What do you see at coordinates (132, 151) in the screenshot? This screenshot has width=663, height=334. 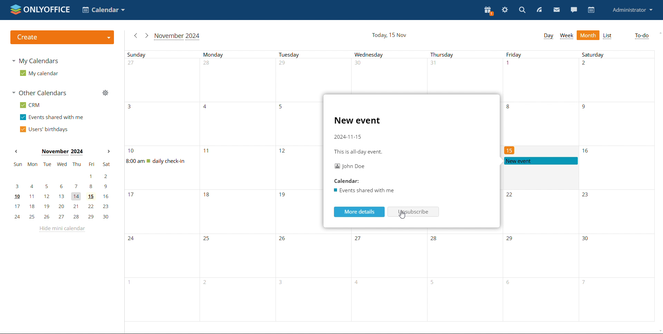 I see `Number` at bounding box center [132, 151].